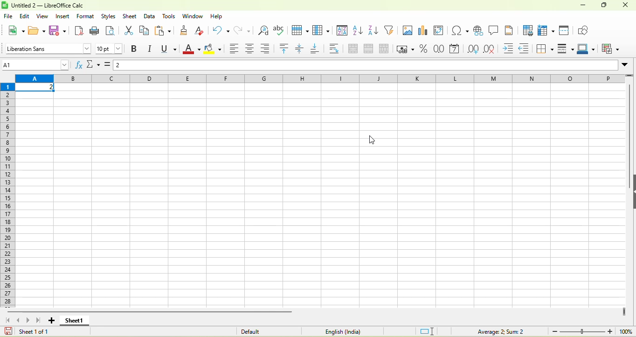  Describe the element at coordinates (245, 30) in the screenshot. I see `redo` at that location.